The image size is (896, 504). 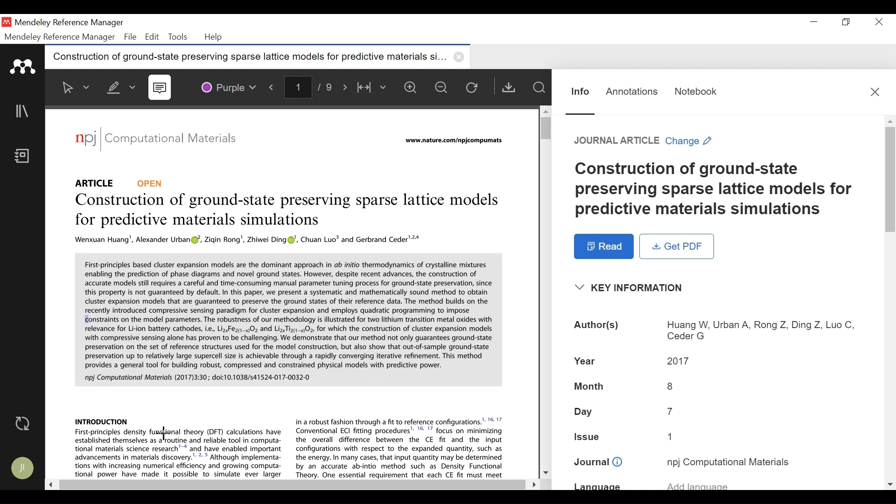 What do you see at coordinates (452, 141) in the screenshot?
I see `URL` at bounding box center [452, 141].